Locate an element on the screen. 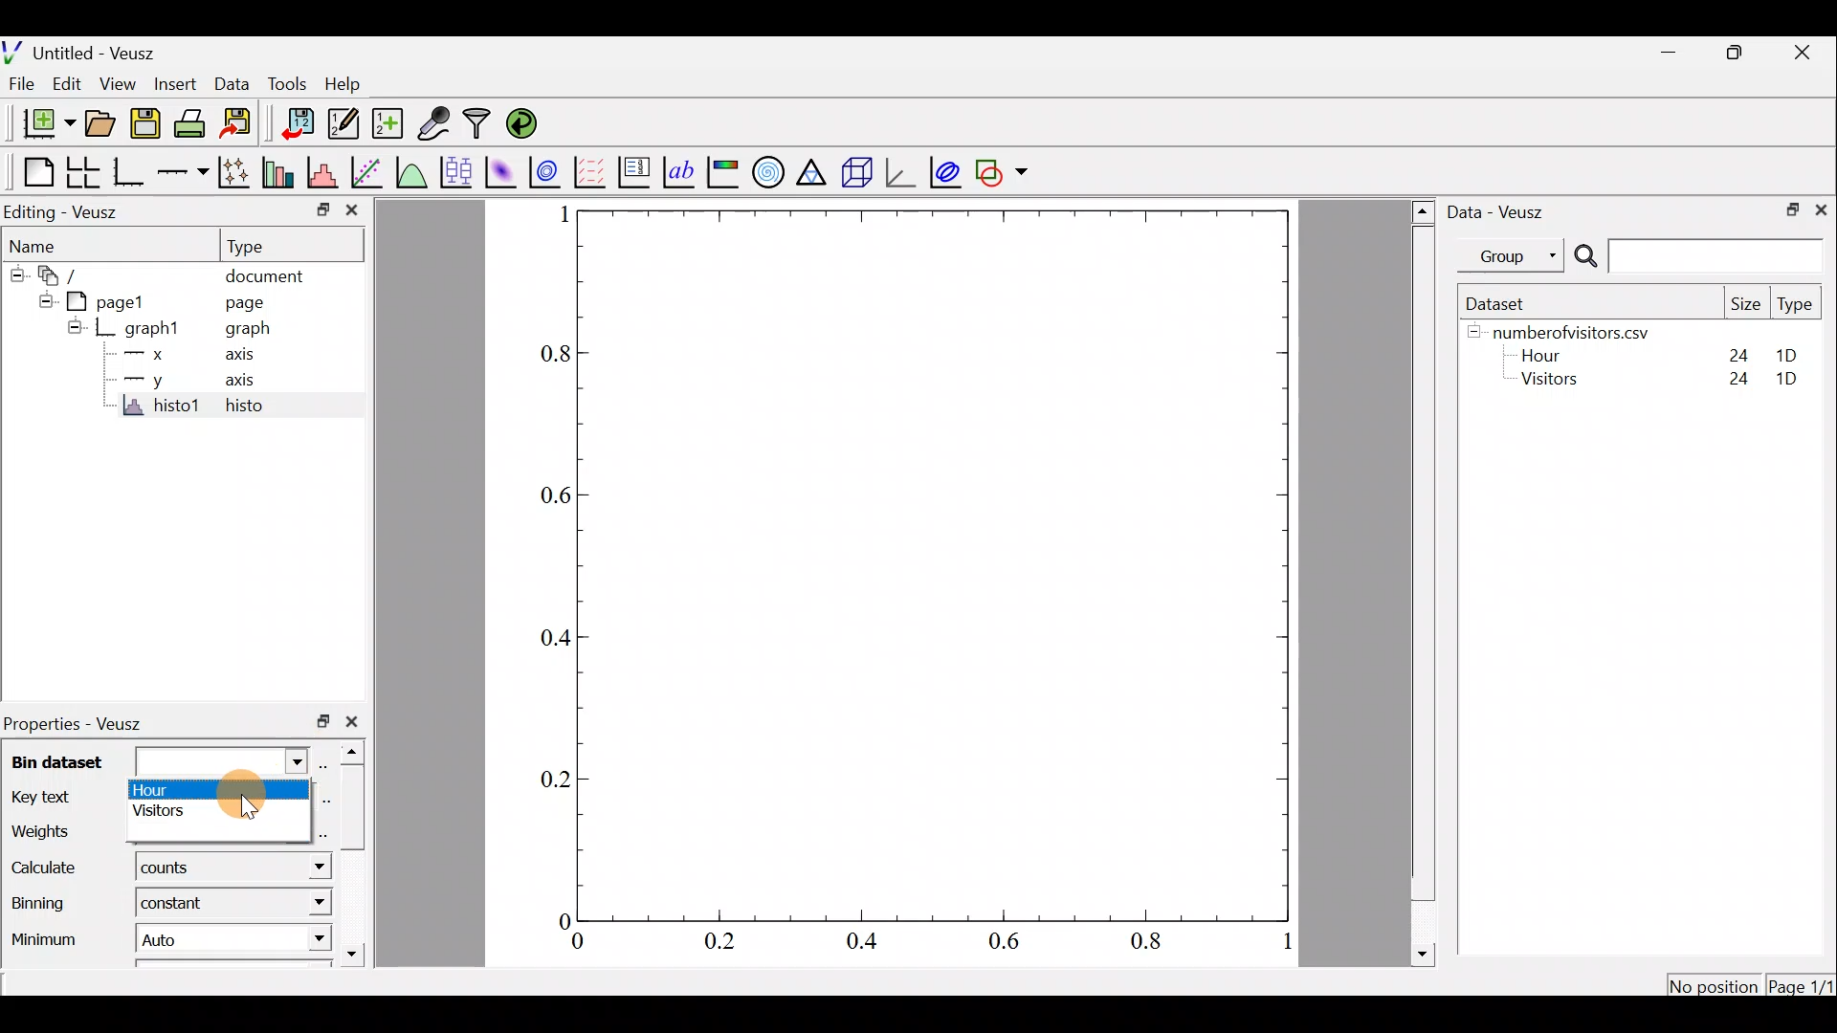  axis is located at coordinates (237, 385).